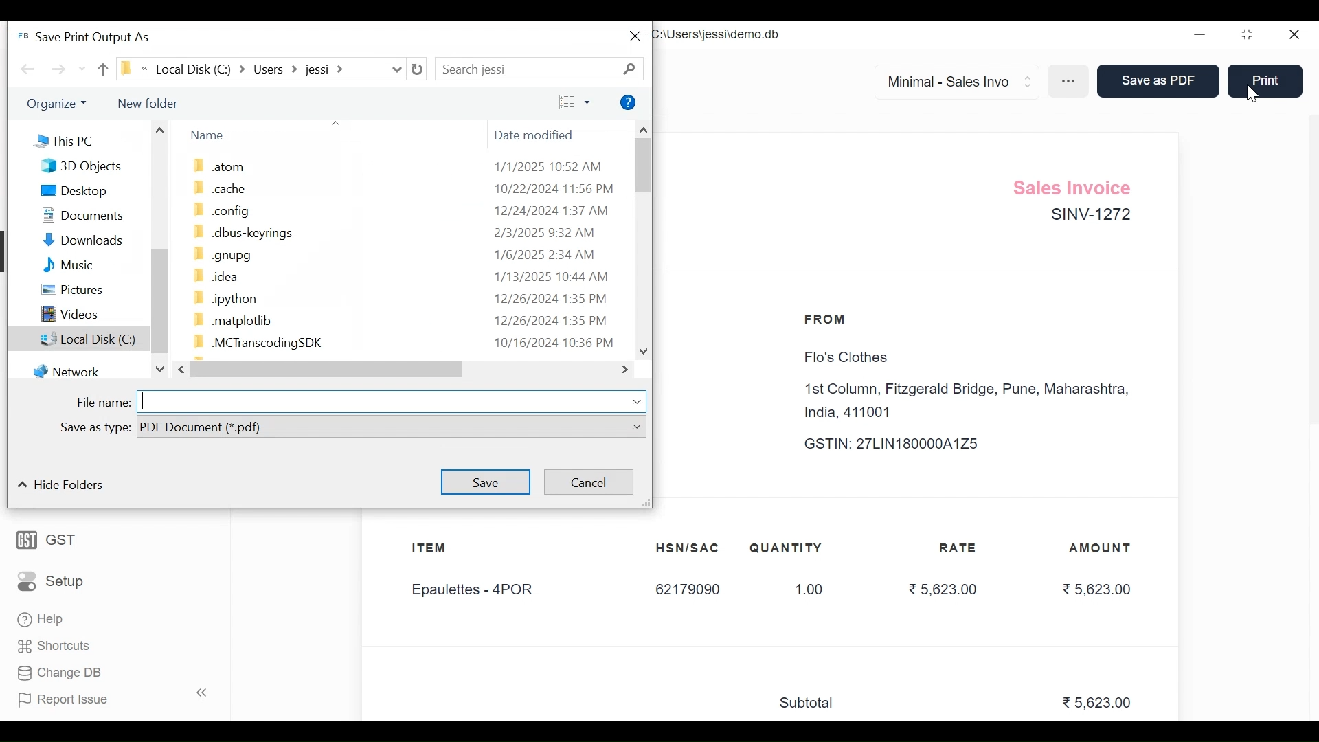 The width and height of the screenshot is (1319, 742). I want to click on Scroll down, so click(644, 350).